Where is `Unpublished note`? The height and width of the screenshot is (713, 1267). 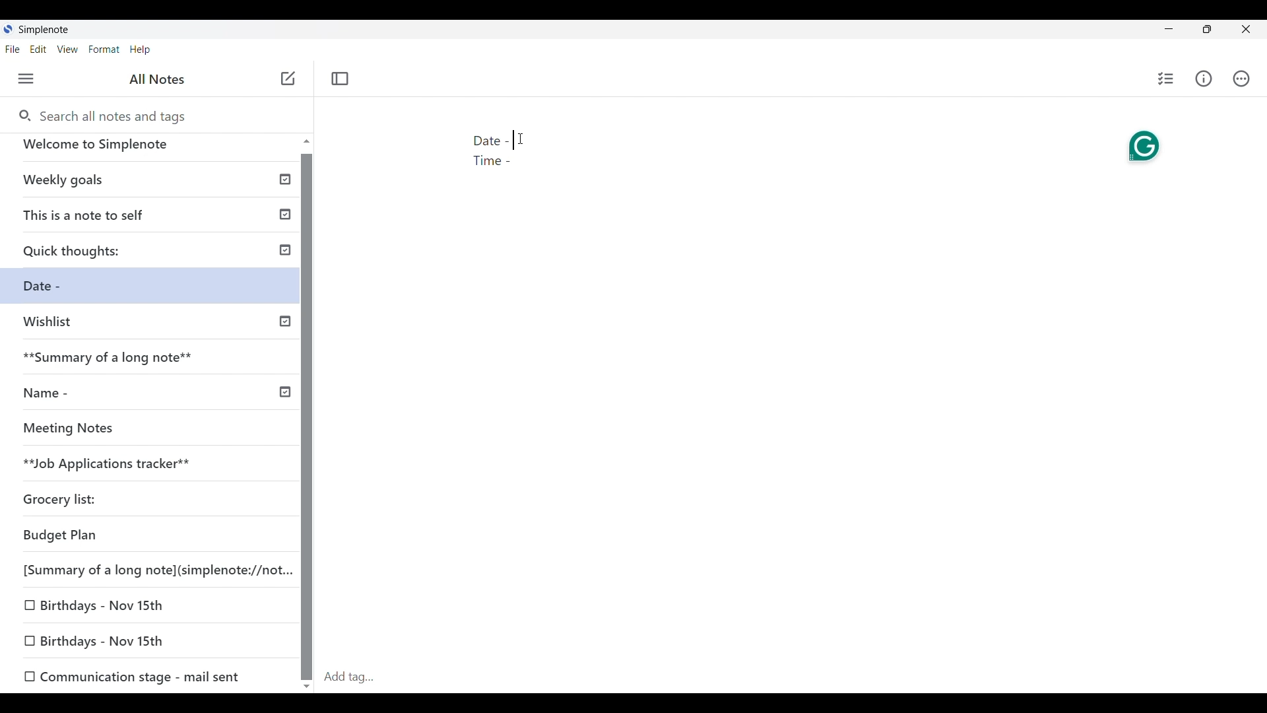 Unpublished note is located at coordinates (133, 675).